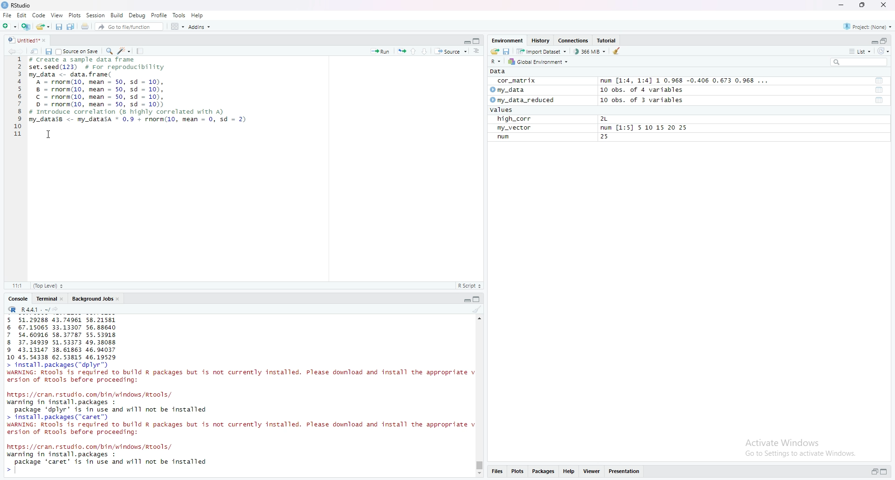 The width and height of the screenshot is (895, 480). I want to click on tool, so click(880, 80).